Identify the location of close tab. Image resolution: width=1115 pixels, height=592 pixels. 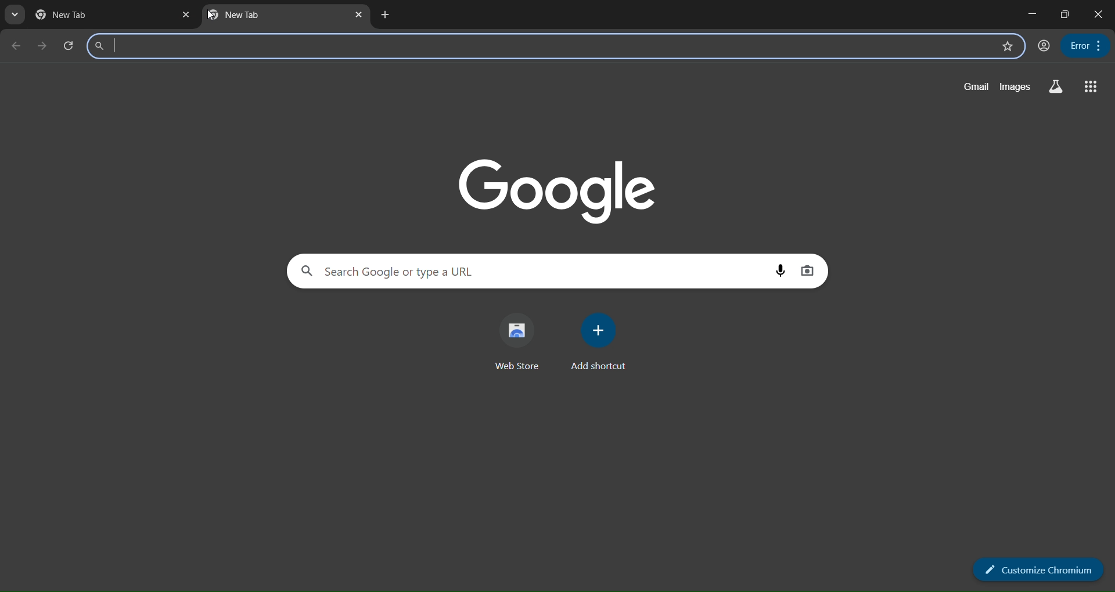
(182, 15).